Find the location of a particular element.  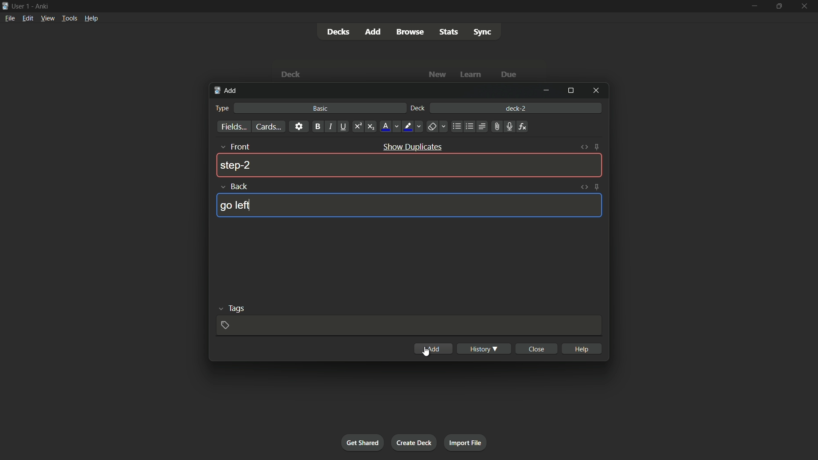

history is located at coordinates (484, 348).